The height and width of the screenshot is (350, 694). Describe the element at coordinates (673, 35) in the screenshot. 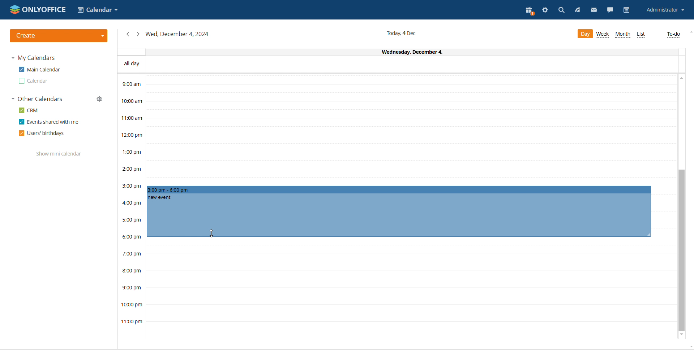

I see `to-do` at that location.